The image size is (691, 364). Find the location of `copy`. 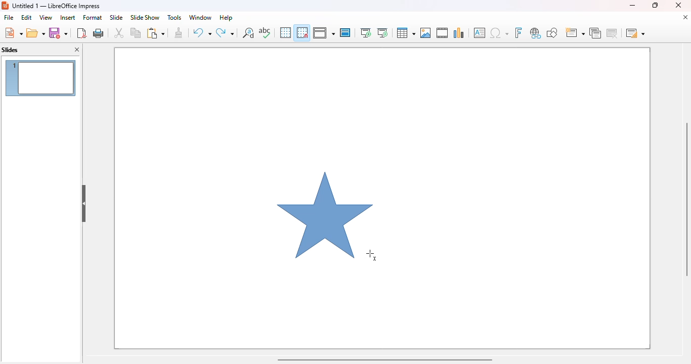

copy is located at coordinates (136, 32).